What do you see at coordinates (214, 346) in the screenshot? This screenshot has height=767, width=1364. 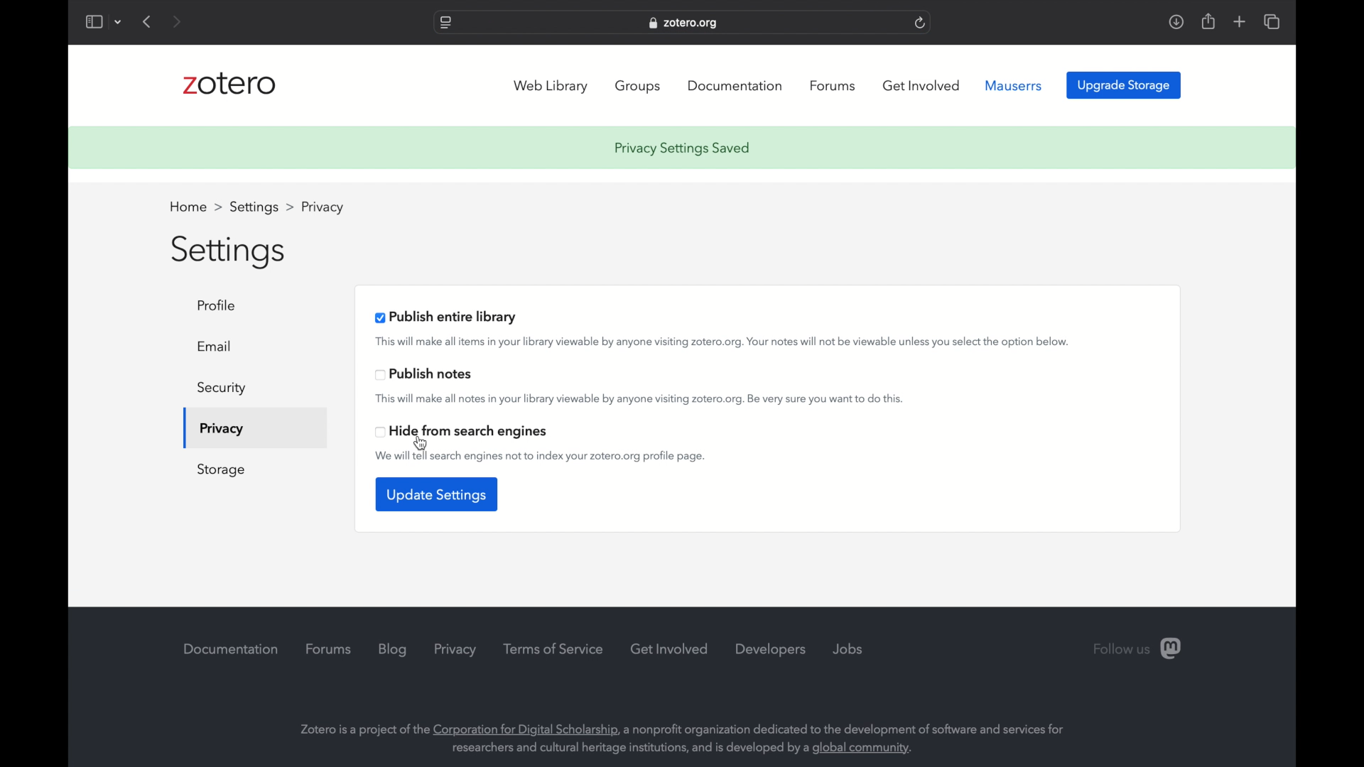 I see `email` at bounding box center [214, 346].